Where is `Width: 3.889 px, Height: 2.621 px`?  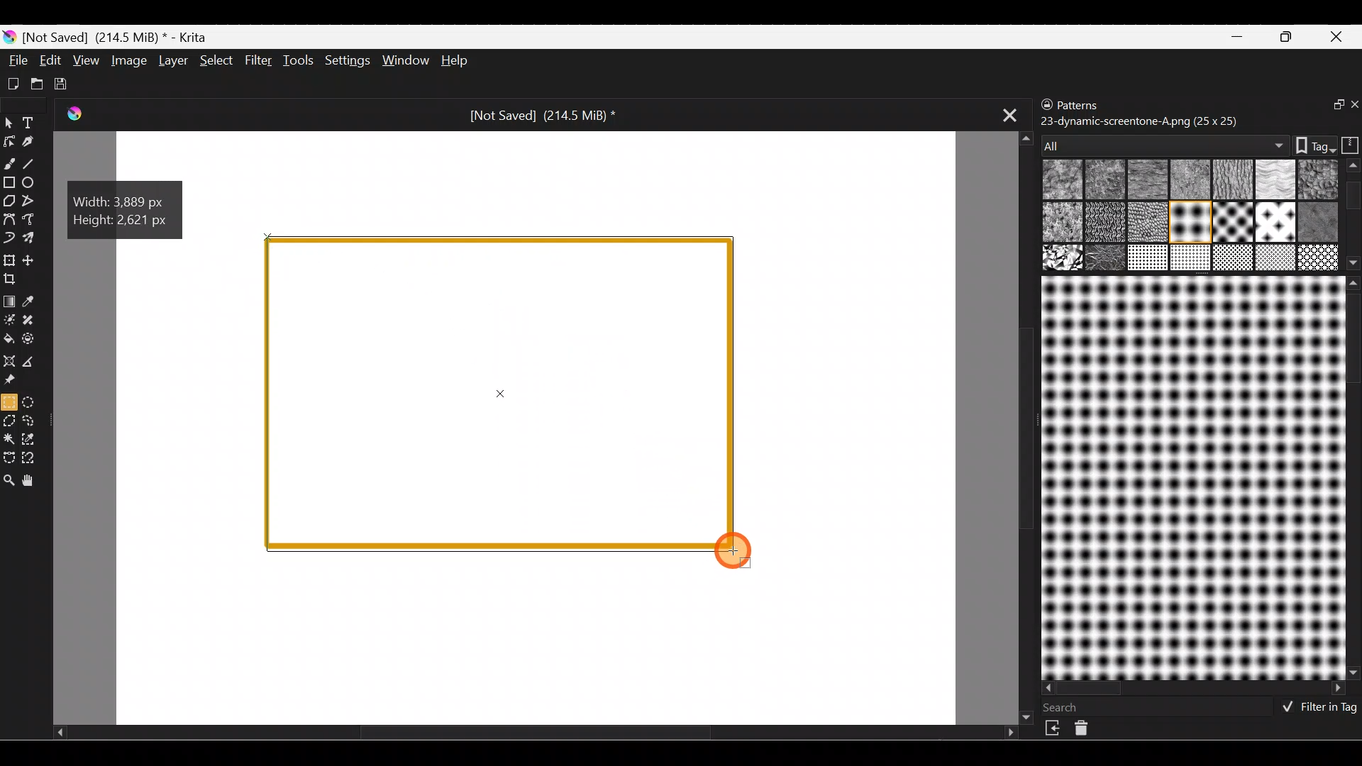 Width: 3.889 px, Height: 2.621 px is located at coordinates (126, 208).